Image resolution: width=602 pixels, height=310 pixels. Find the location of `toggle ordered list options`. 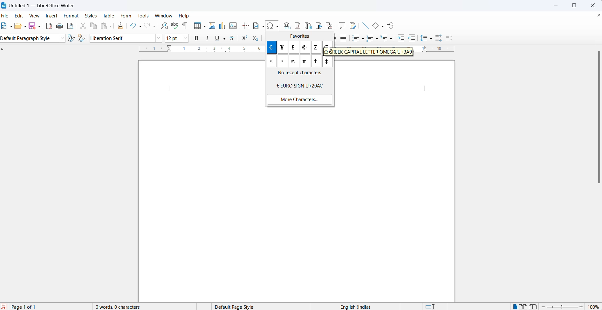

toggle ordered list options is located at coordinates (378, 39).